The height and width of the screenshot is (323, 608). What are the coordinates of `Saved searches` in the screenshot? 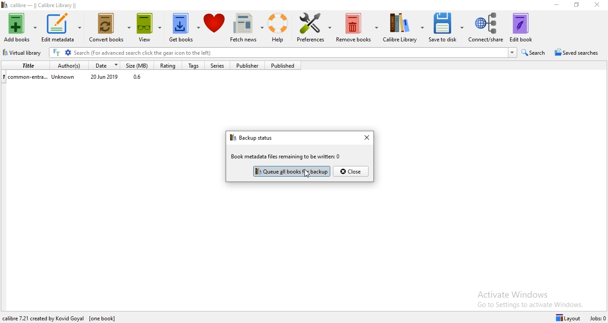 It's located at (579, 53).